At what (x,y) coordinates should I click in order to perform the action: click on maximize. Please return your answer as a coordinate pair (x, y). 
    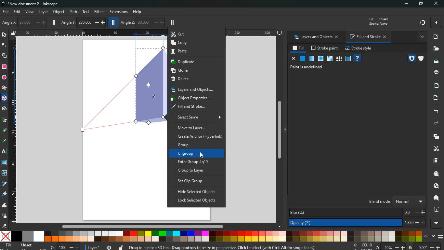
    Looking at the image, I should click on (422, 4).